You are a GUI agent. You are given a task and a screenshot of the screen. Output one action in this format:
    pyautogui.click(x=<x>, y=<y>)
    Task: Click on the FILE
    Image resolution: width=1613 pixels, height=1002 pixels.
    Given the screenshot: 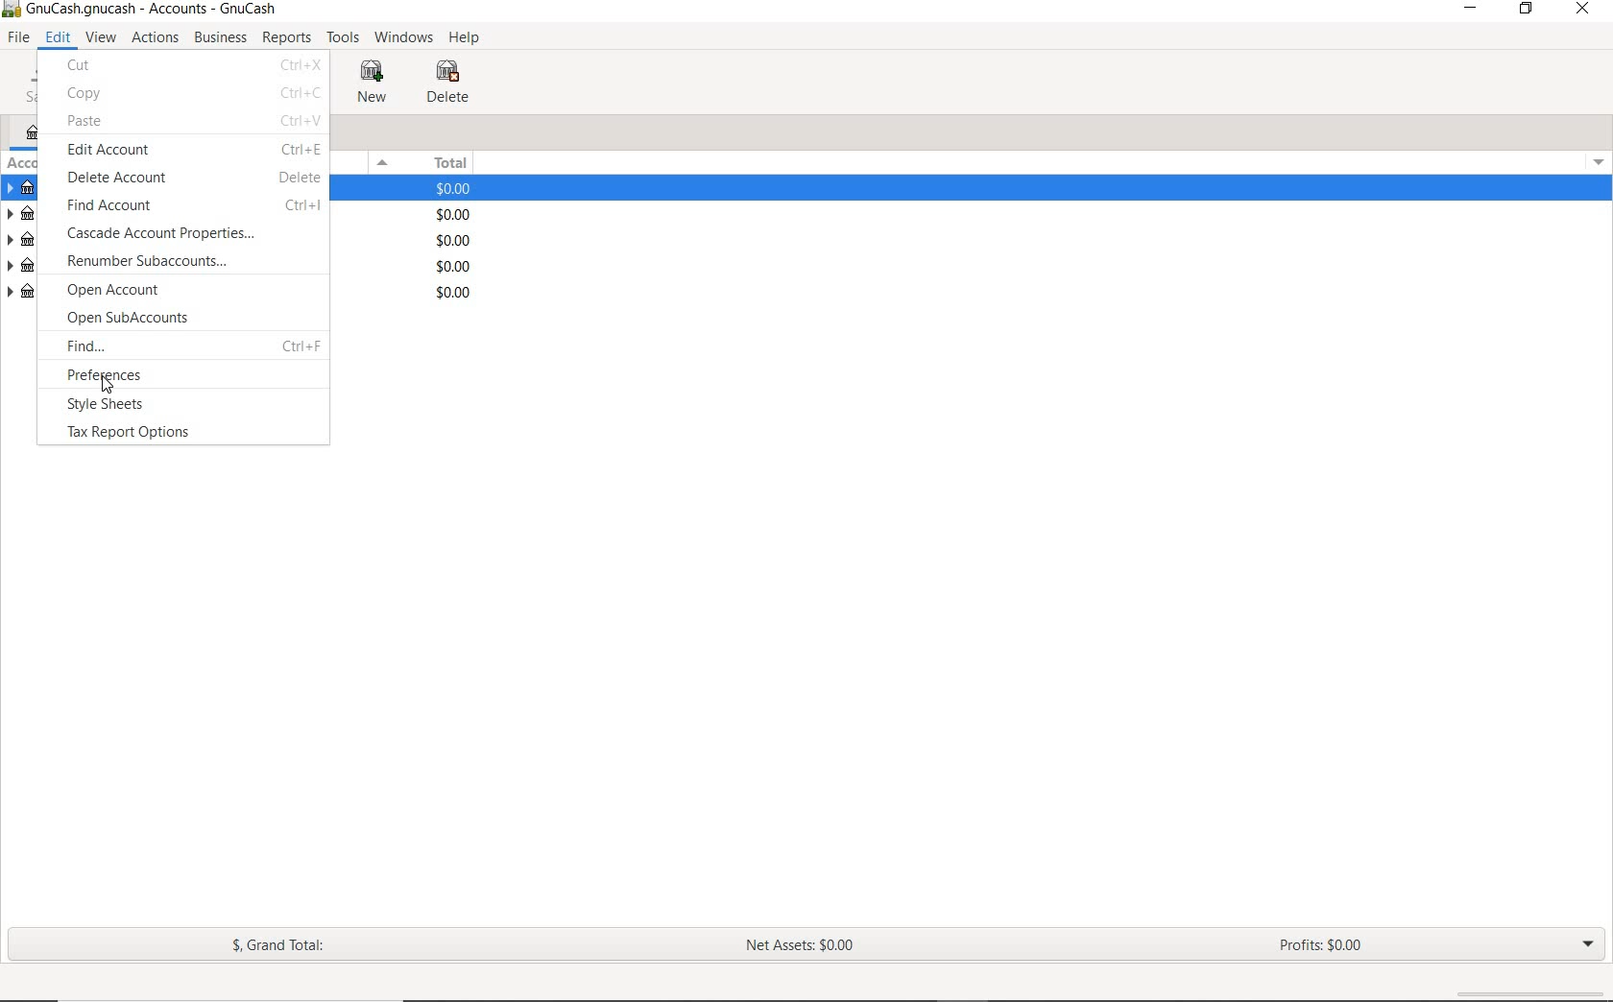 What is the action you would take?
    pyautogui.click(x=16, y=37)
    